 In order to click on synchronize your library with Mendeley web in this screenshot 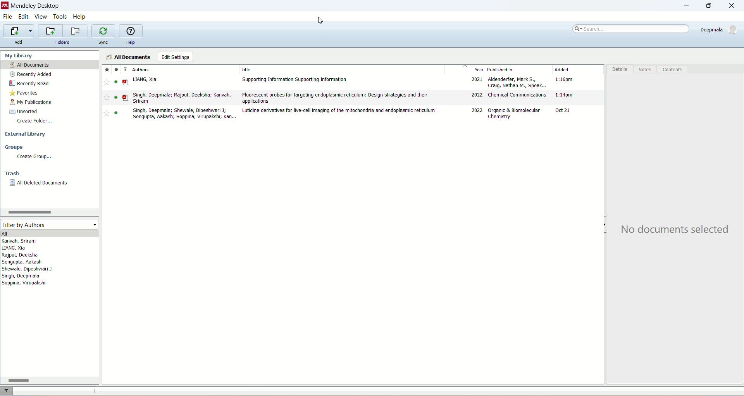, I will do `click(103, 30)`.